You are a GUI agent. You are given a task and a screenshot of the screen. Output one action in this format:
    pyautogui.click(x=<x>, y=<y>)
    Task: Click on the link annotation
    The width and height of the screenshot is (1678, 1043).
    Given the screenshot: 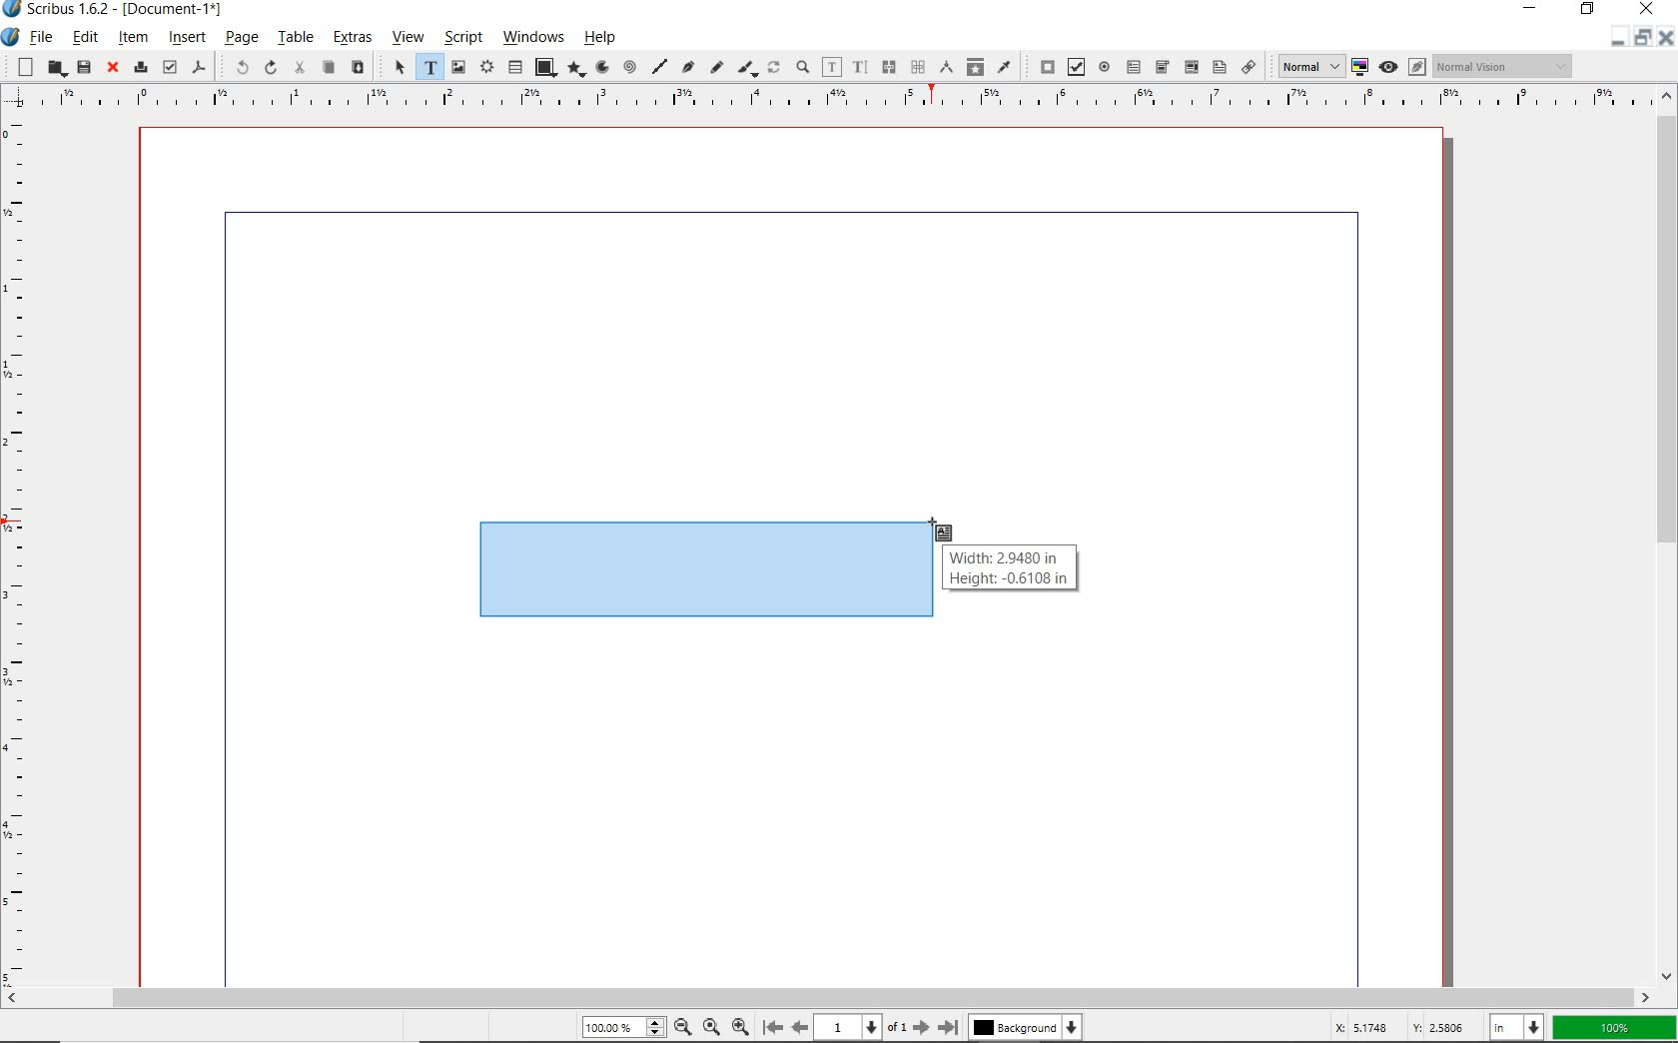 What is the action you would take?
    pyautogui.click(x=1250, y=66)
    